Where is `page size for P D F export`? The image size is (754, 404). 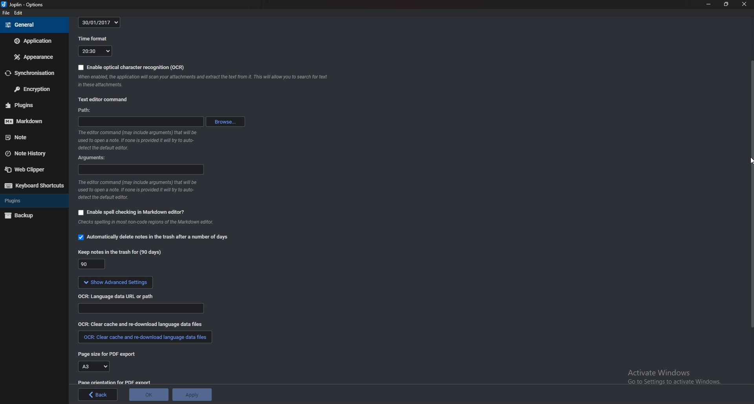 page size for P D F export is located at coordinates (107, 354).